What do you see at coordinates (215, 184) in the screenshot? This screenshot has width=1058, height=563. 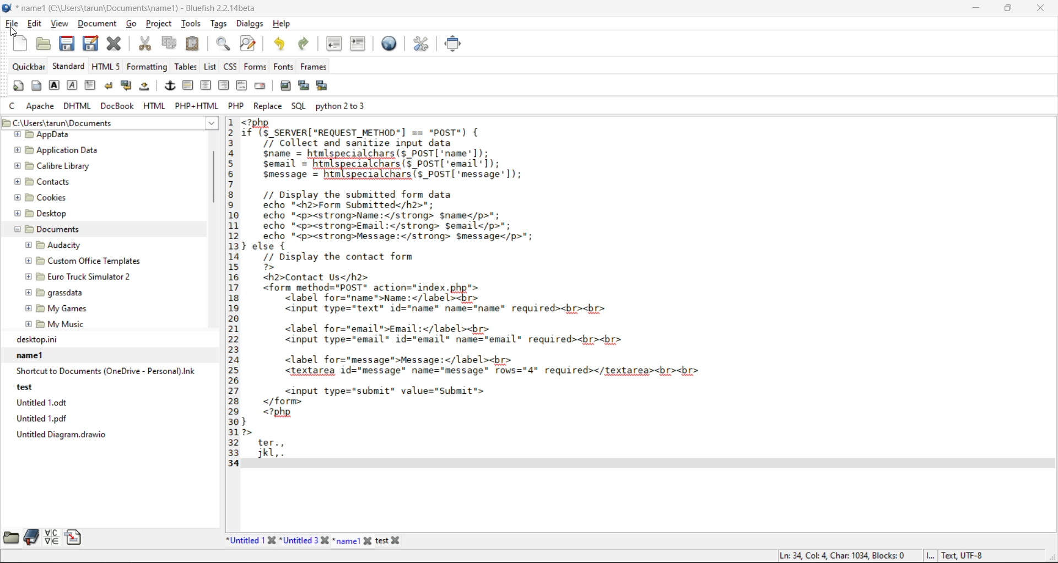 I see `vertical scroll bar` at bounding box center [215, 184].